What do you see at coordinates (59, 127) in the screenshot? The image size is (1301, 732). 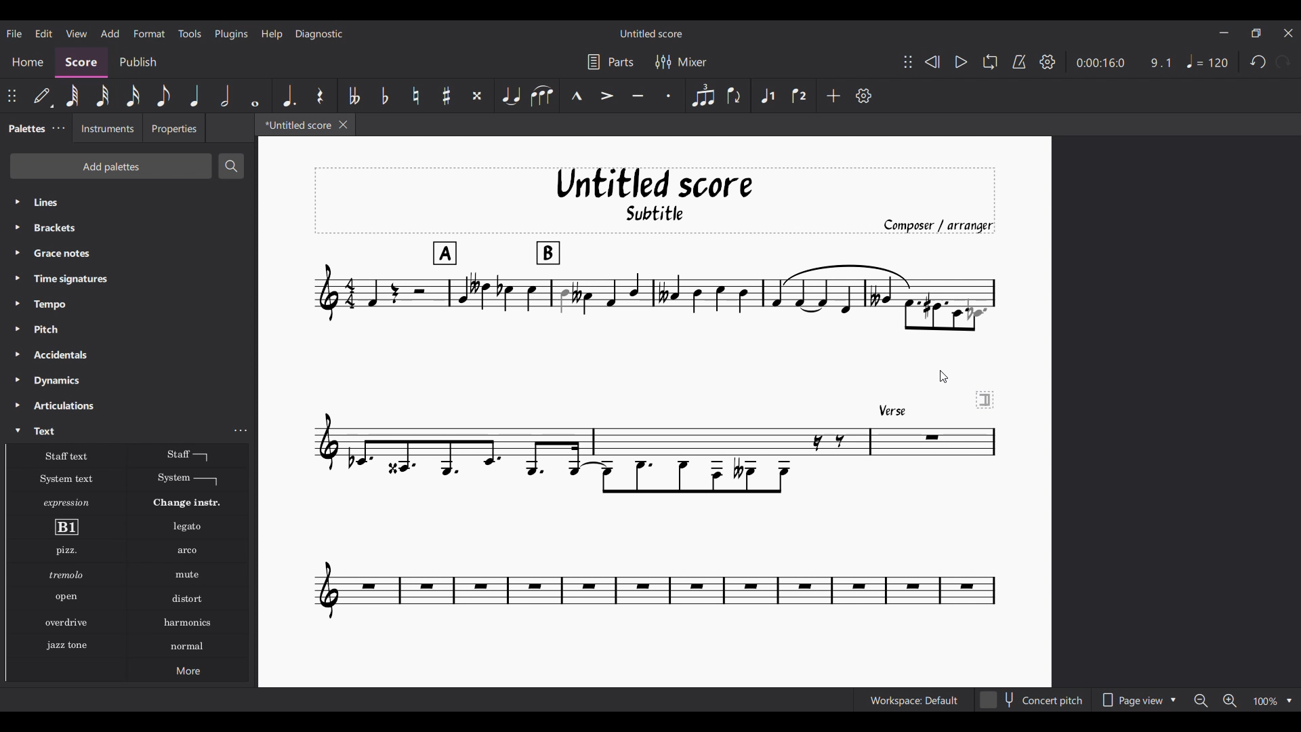 I see `Palette settings` at bounding box center [59, 127].